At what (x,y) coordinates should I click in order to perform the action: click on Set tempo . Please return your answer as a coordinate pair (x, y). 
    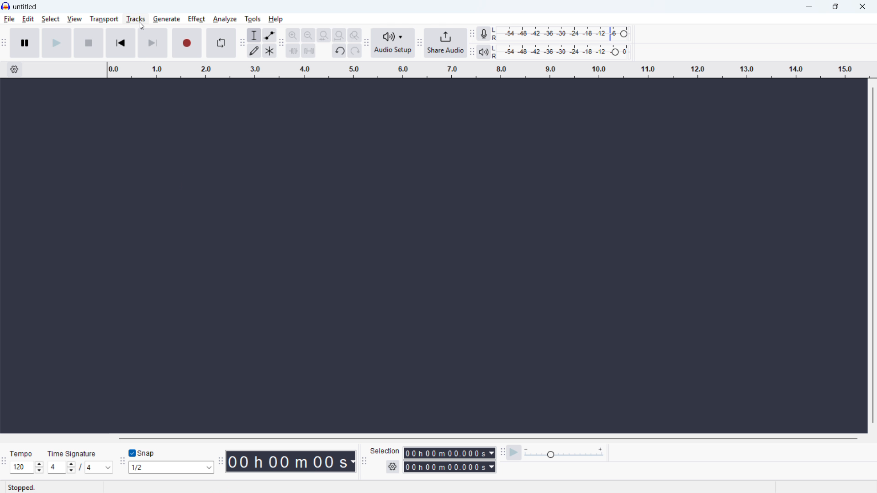
    Looking at the image, I should click on (26, 467).